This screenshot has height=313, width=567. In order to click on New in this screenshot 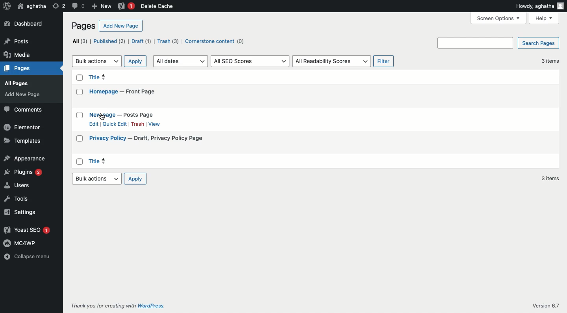, I will do `click(102, 5)`.